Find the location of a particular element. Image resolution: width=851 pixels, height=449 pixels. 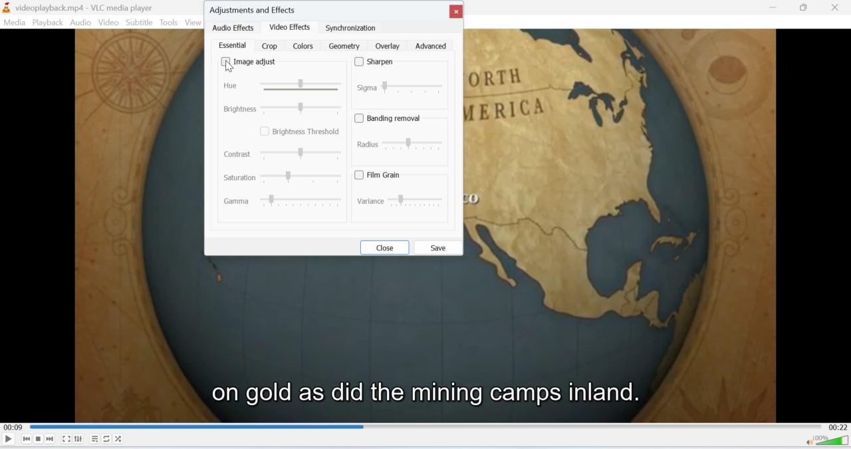

Fullscreen is located at coordinates (66, 439).